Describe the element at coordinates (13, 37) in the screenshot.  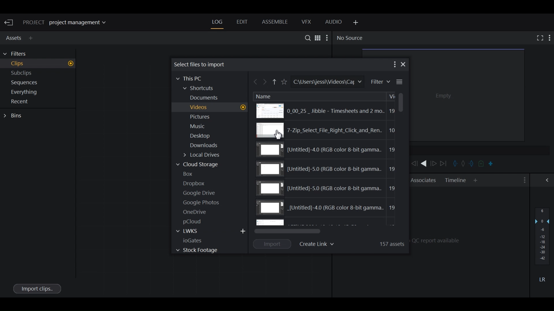
I see `Assets` at that location.